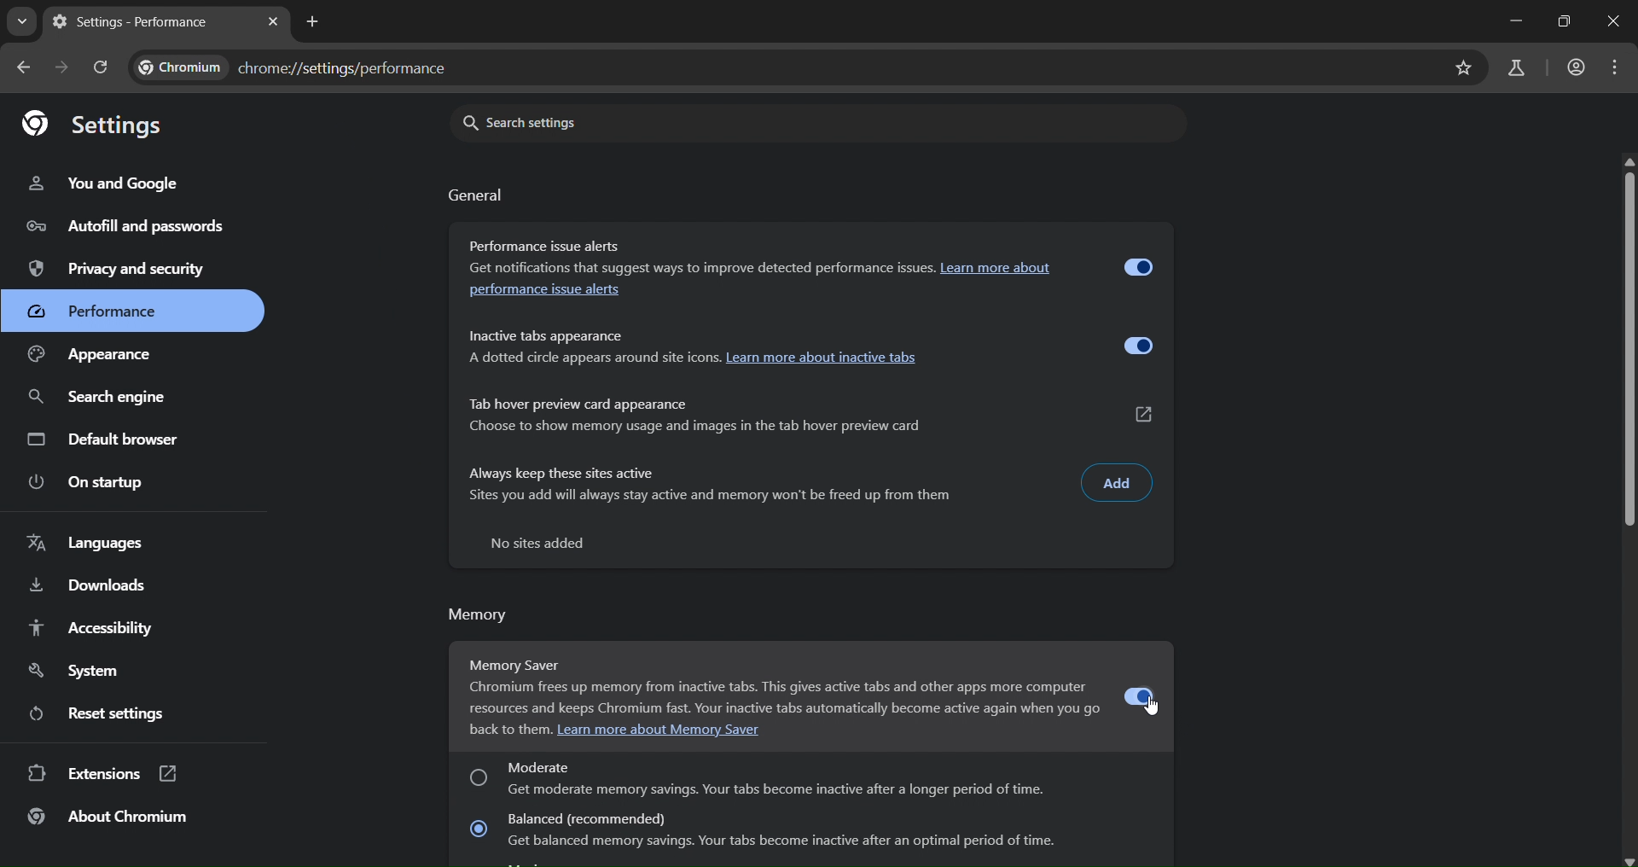 The width and height of the screenshot is (1638, 867). What do you see at coordinates (817, 124) in the screenshot?
I see `Search settings` at bounding box center [817, 124].